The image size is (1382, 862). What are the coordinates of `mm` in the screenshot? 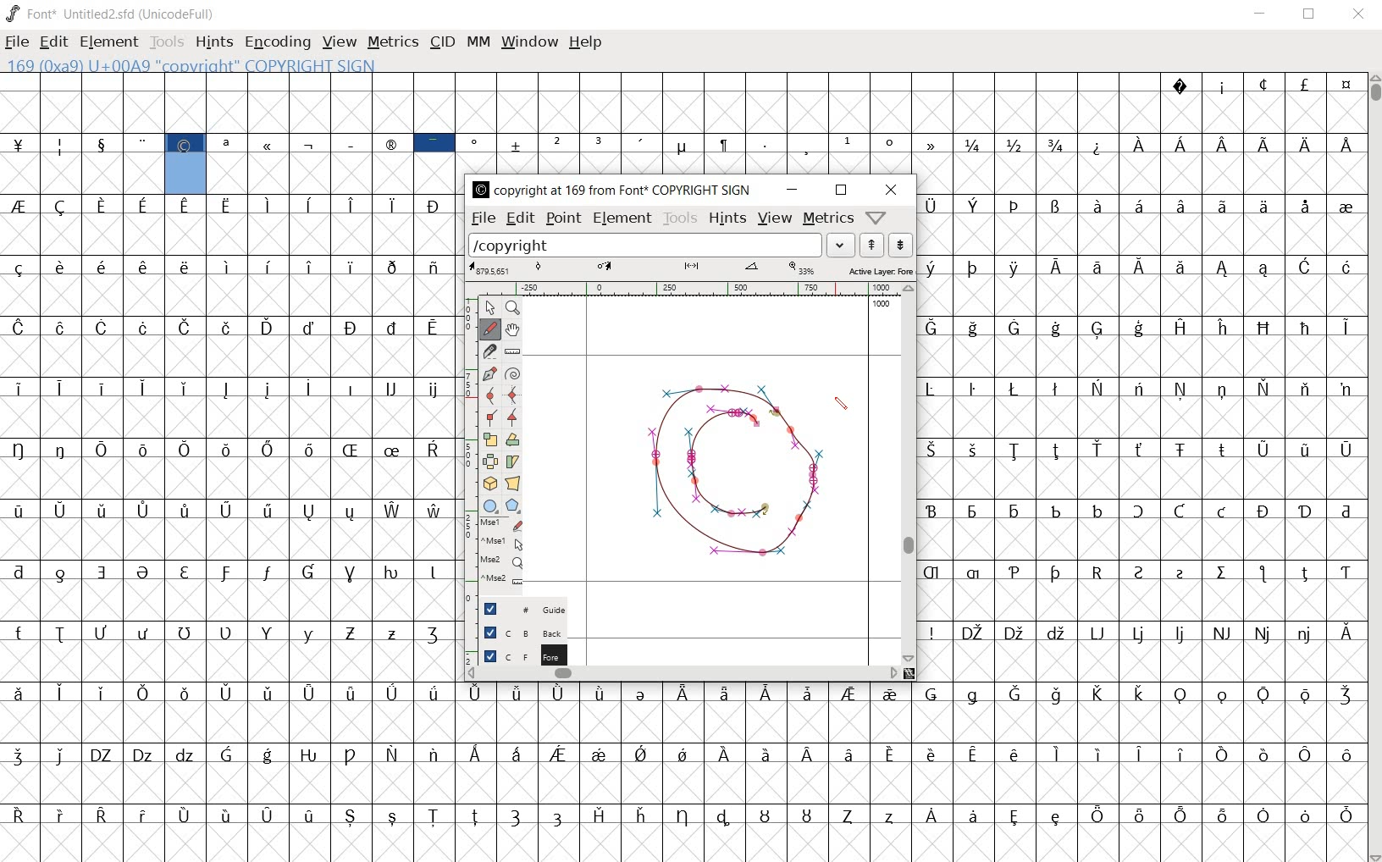 It's located at (477, 40).